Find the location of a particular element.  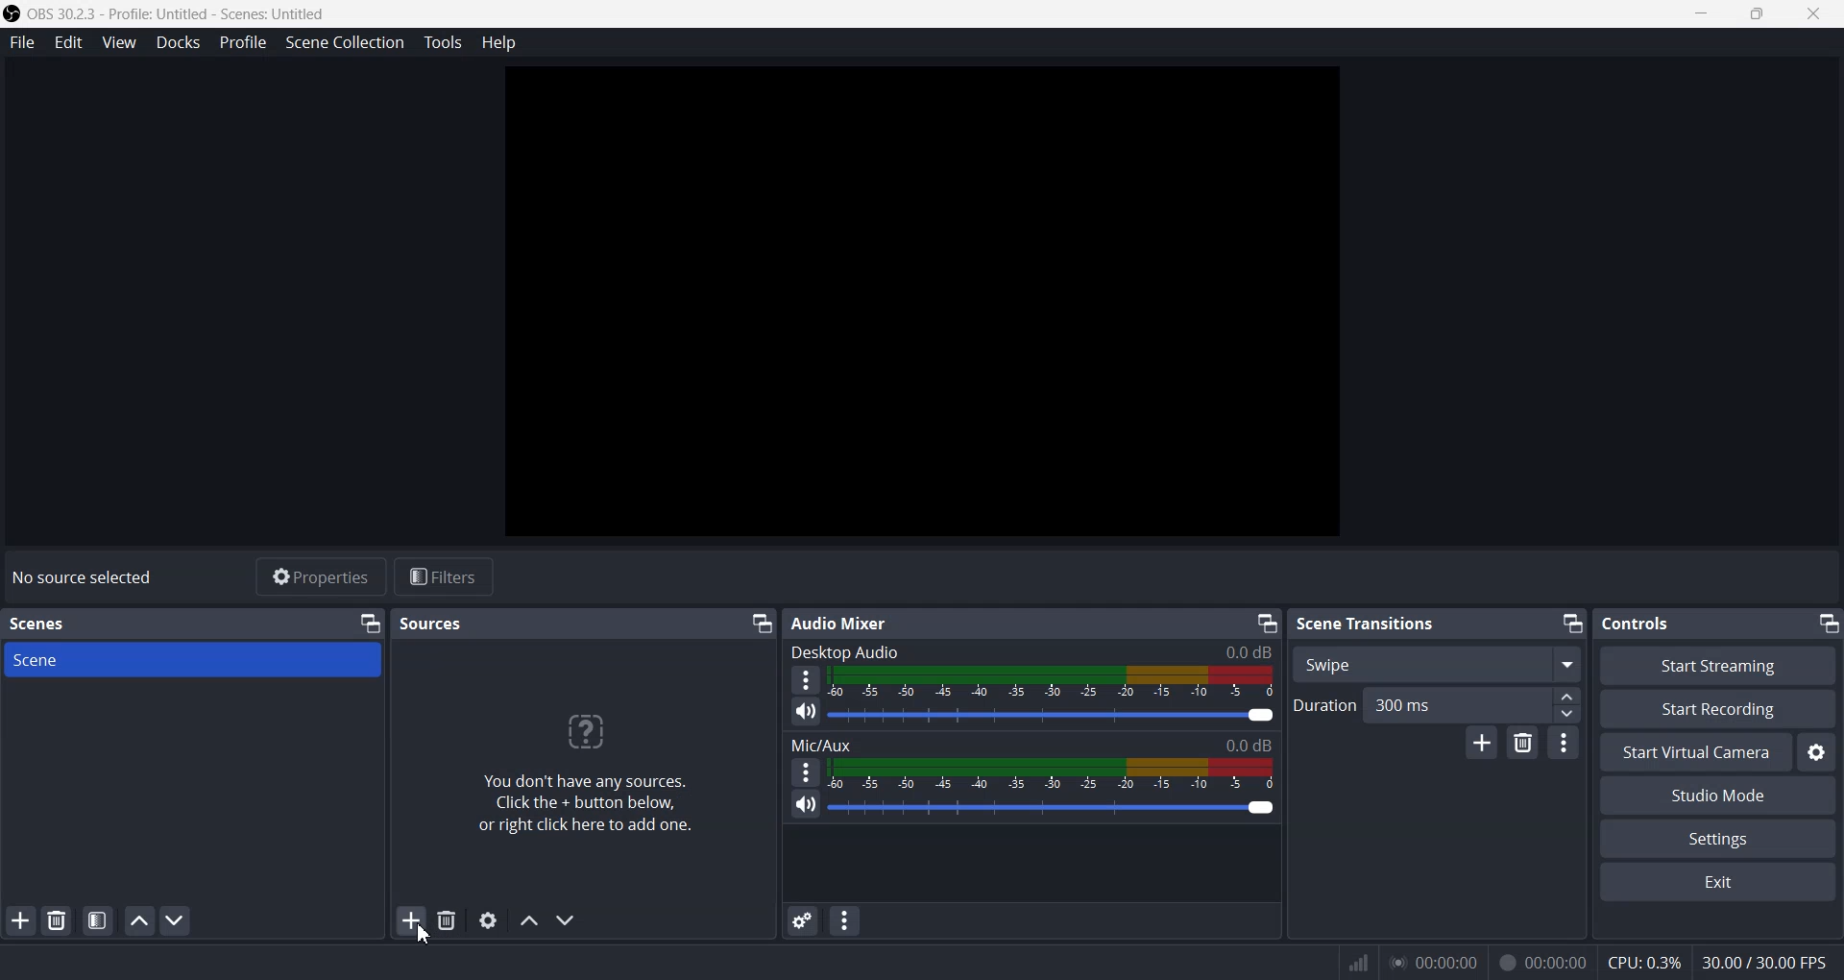

Add Sources is located at coordinates (412, 919).